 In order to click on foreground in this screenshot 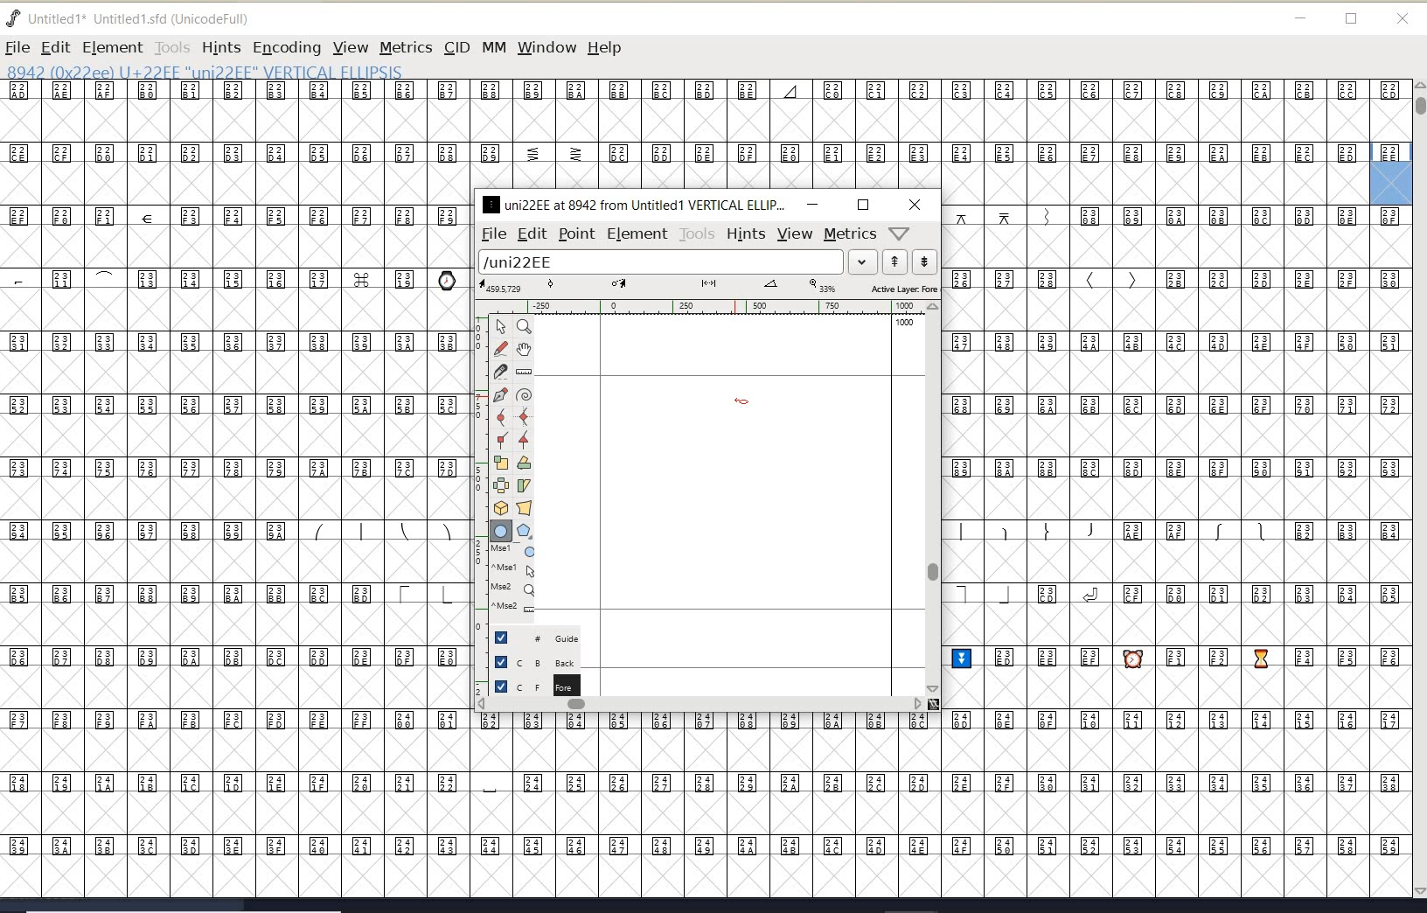, I will do `click(535, 685)`.